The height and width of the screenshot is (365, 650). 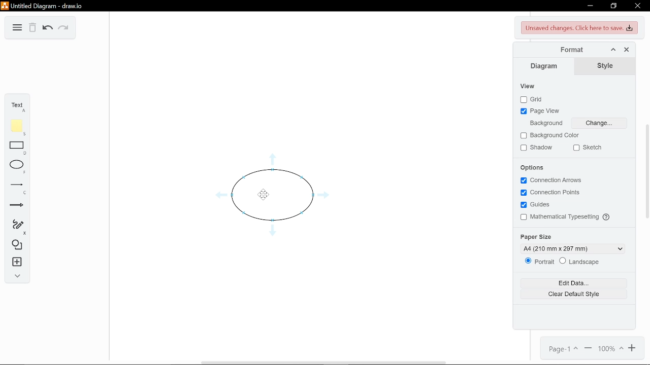 I want to click on Edit data, so click(x=576, y=282).